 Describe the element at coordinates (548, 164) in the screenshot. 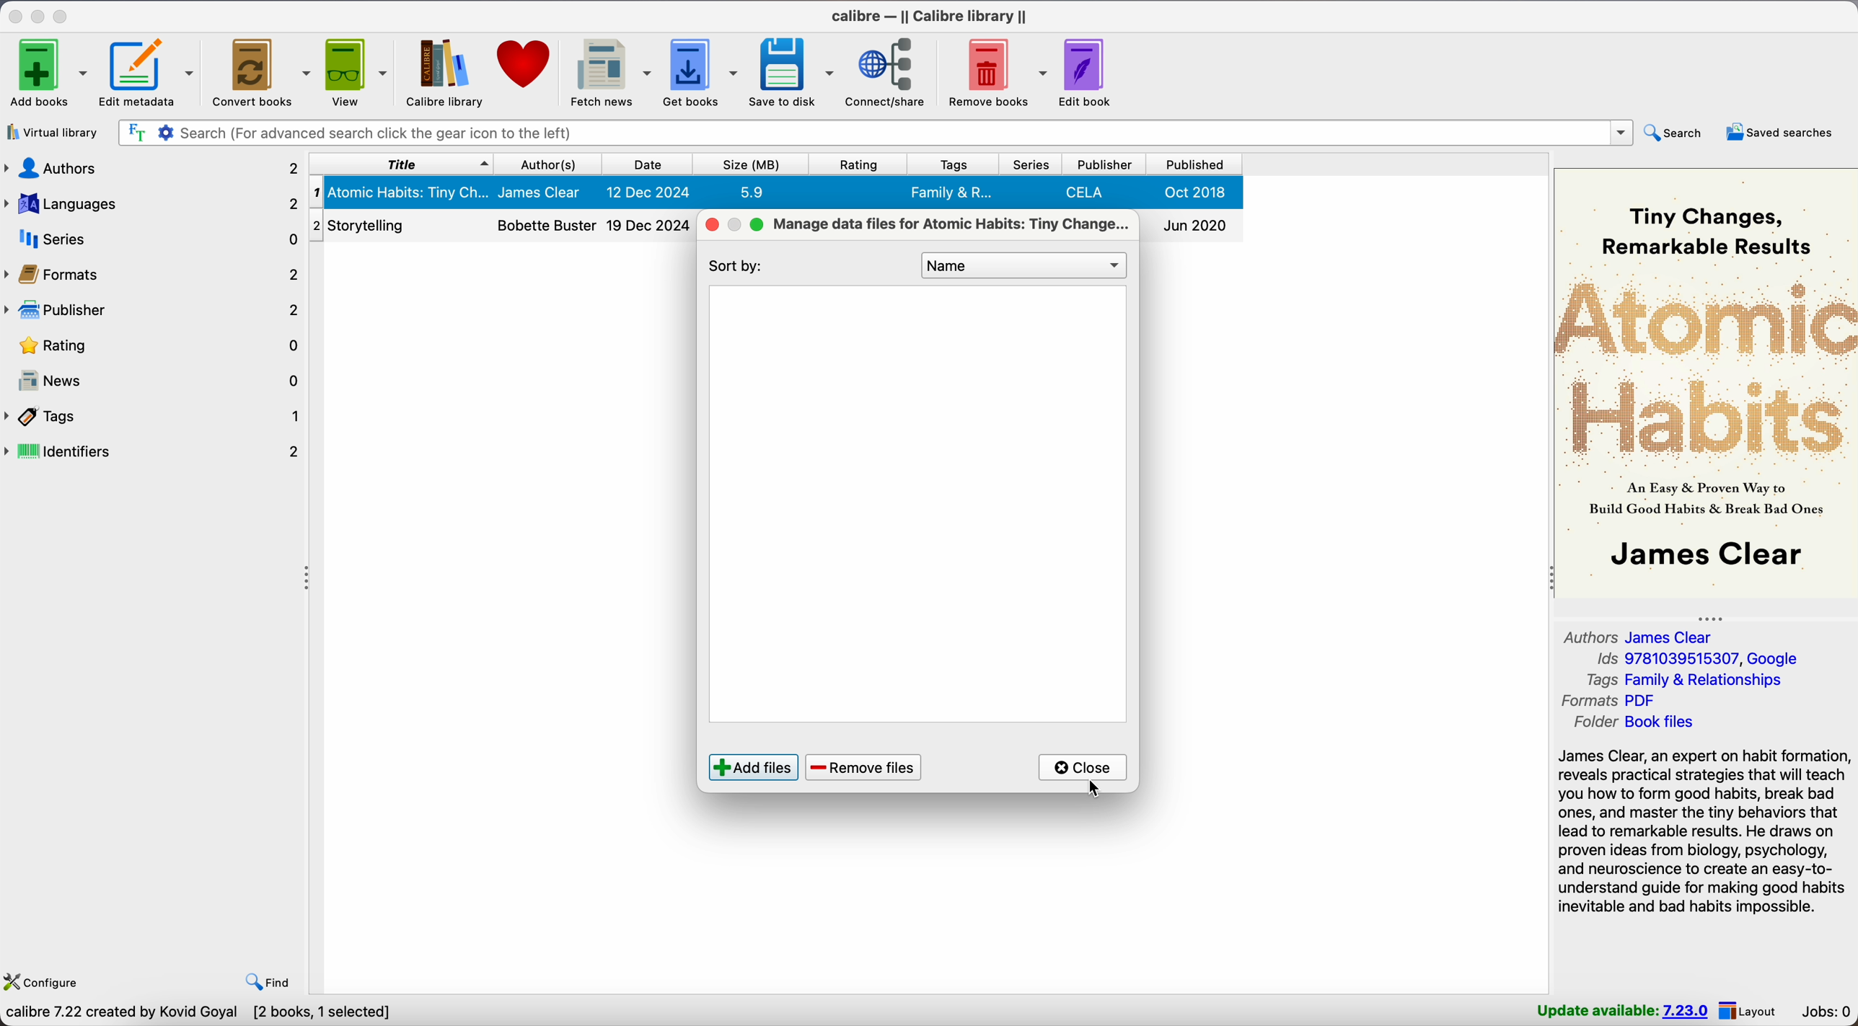

I see `author(s)` at that location.